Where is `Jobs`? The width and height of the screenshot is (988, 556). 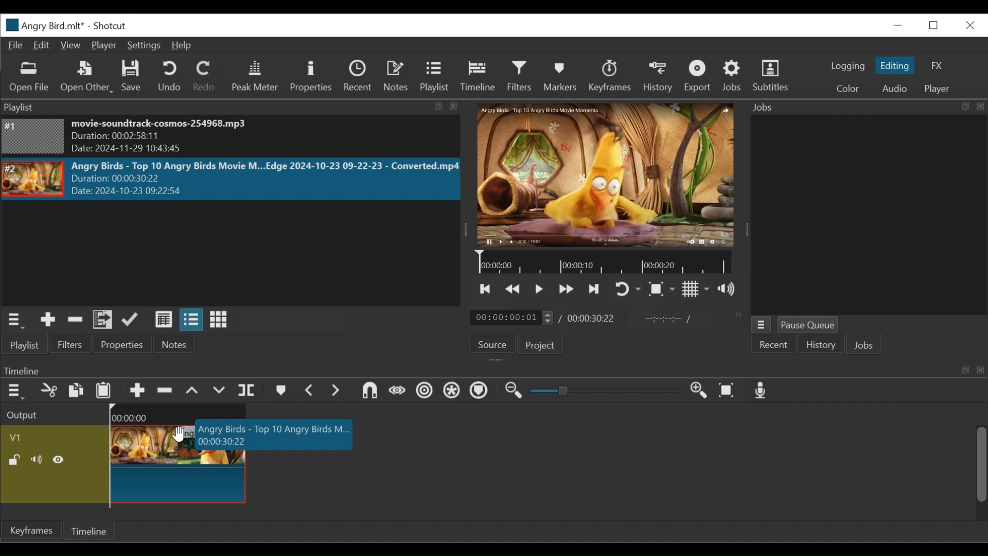
Jobs is located at coordinates (733, 77).